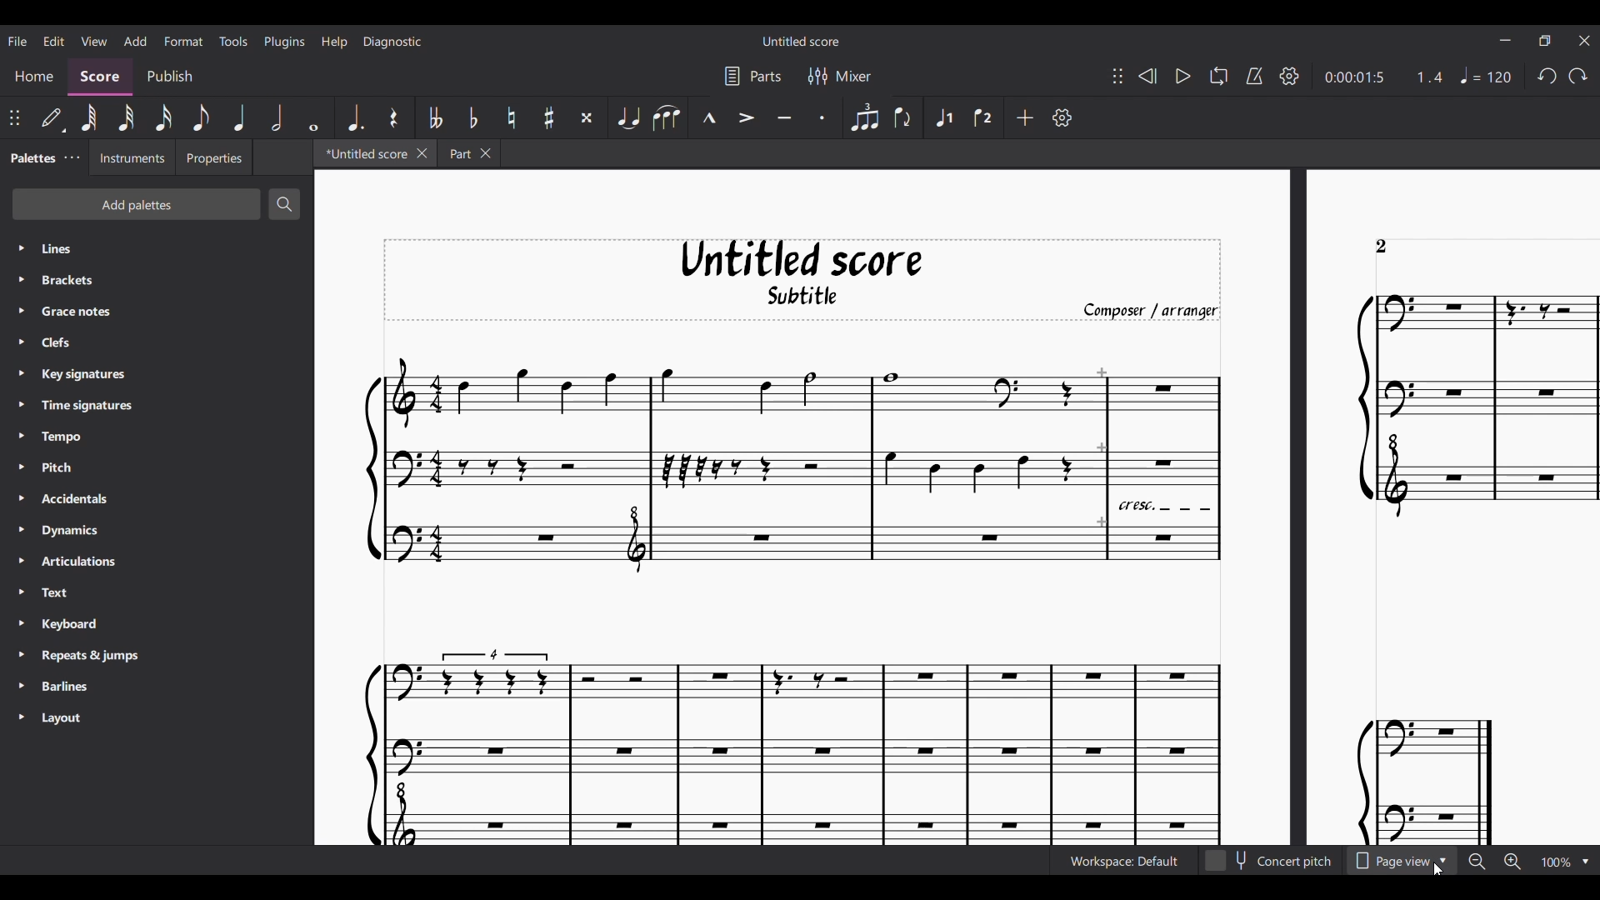  Describe the element at coordinates (131, 157) in the screenshot. I see `Instruments setting tab` at that location.